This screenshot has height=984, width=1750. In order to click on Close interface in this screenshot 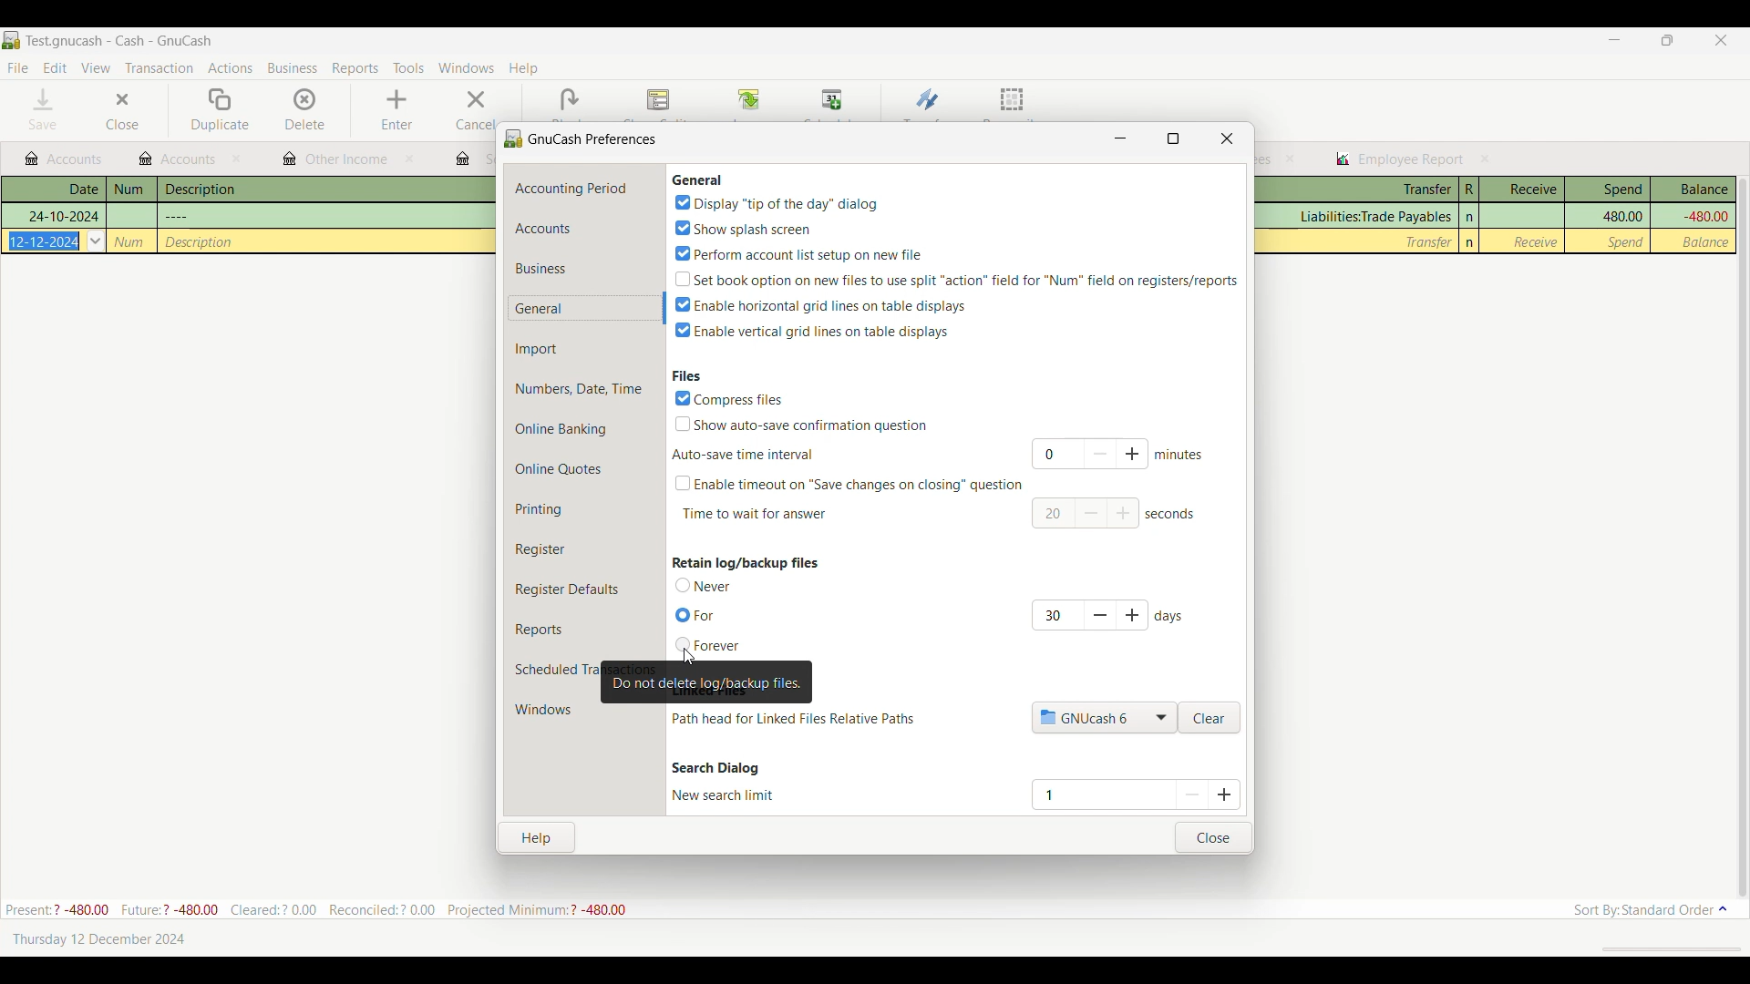, I will do `click(1721, 40)`.